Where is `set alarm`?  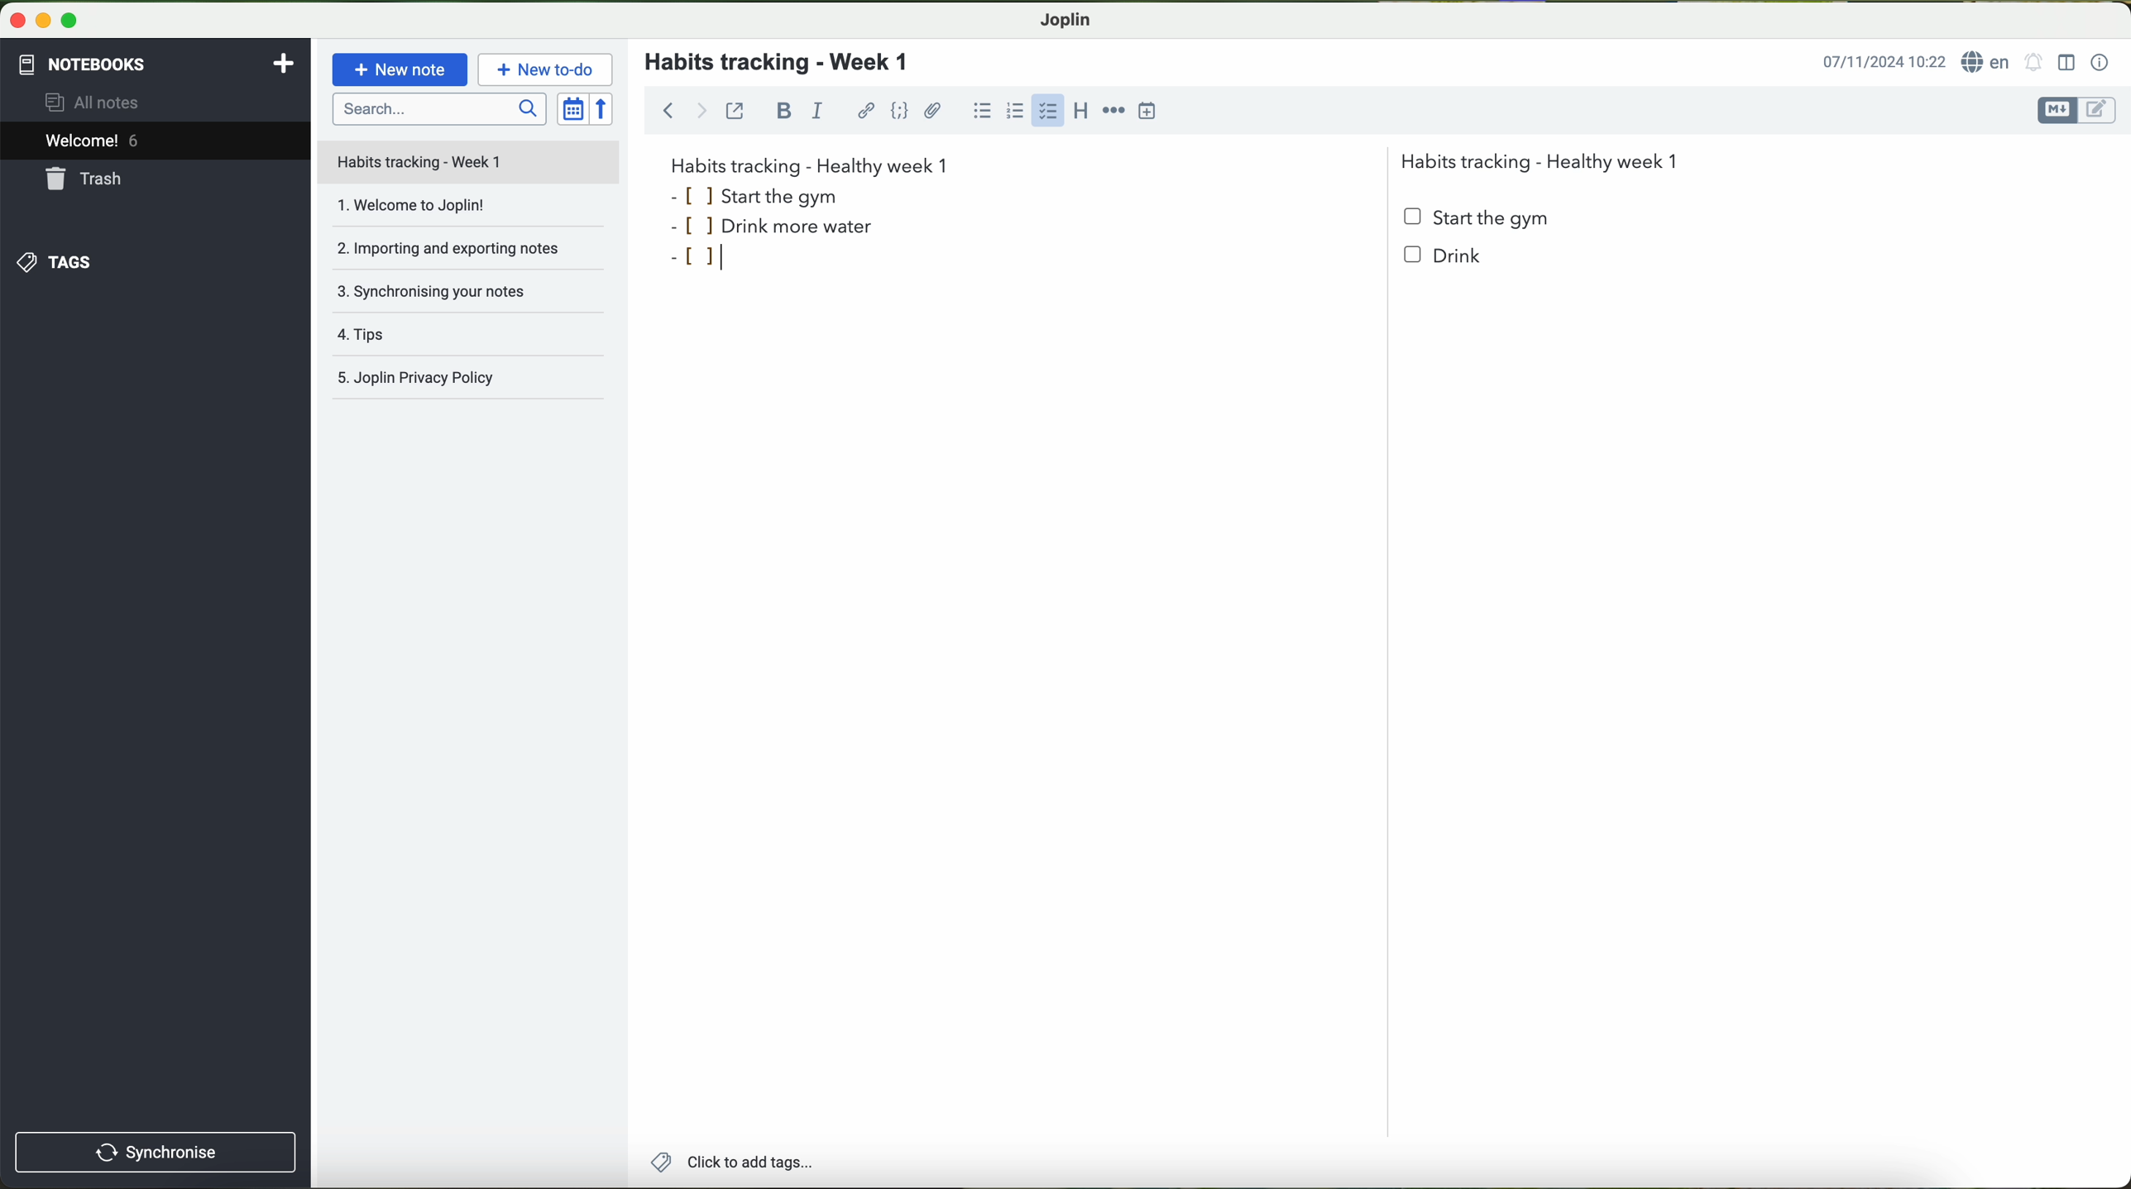 set alarm is located at coordinates (2034, 61).